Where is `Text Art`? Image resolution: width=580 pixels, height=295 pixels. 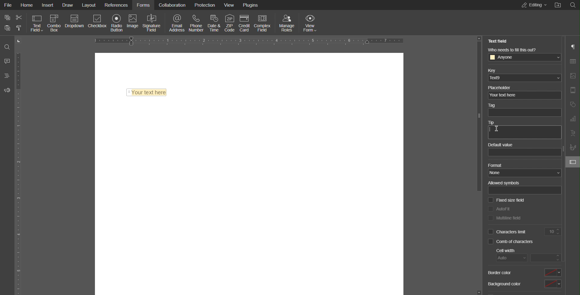
Text Art is located at coordinates (572, 133).